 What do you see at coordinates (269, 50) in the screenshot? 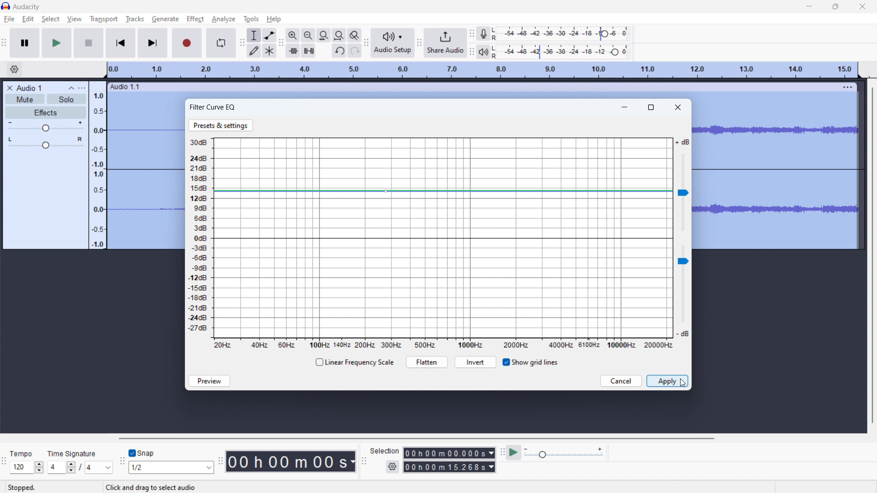
I see `multi tool` at bounding box center [269, 50].